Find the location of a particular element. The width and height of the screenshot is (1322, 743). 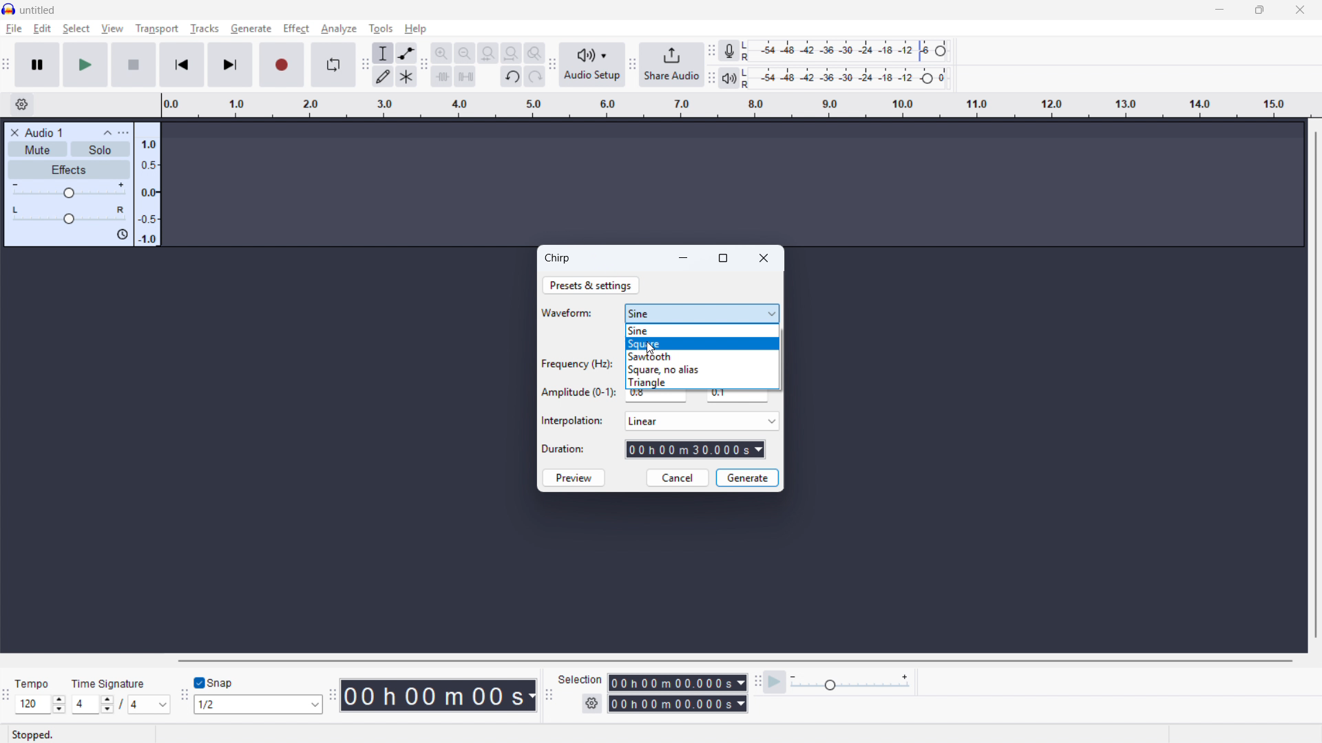

Edit  is located at coordinates (43, 29).